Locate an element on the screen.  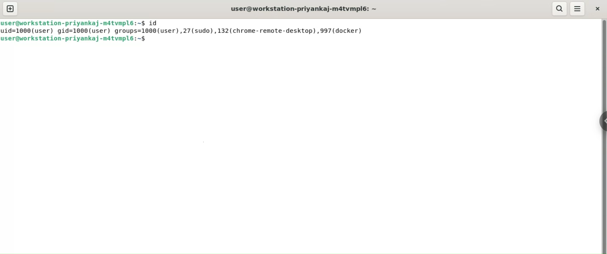
scroll bar is located at coordinates (603, 136).